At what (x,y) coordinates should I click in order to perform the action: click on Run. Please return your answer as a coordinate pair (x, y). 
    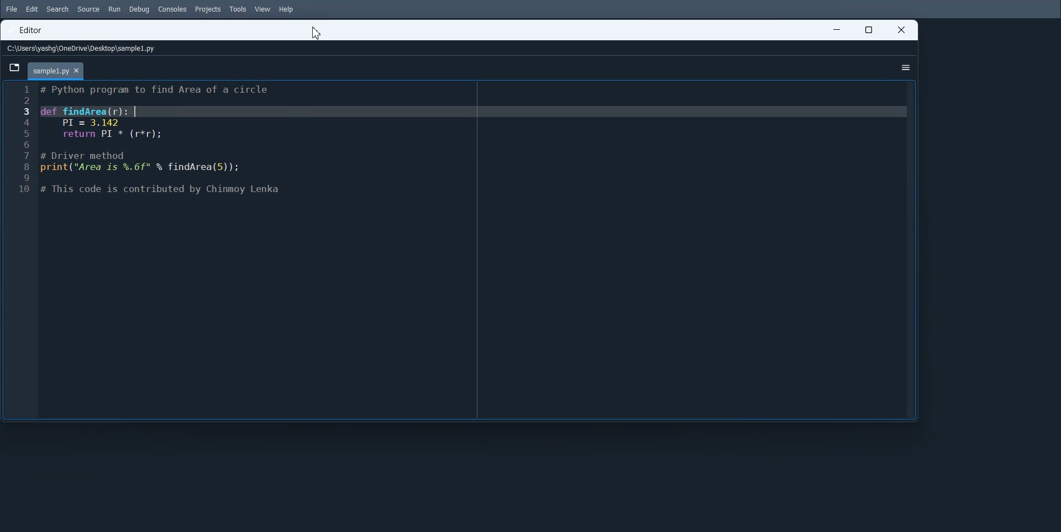
    Looking at the image, I should click on (114, 9).